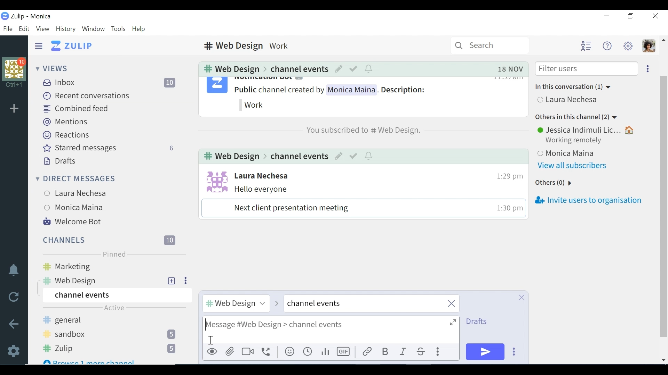 This screenshot has height=375, width=668. Describe the element at coordinates (490, 45) in the screenshot. I see `Search bar` at that location.